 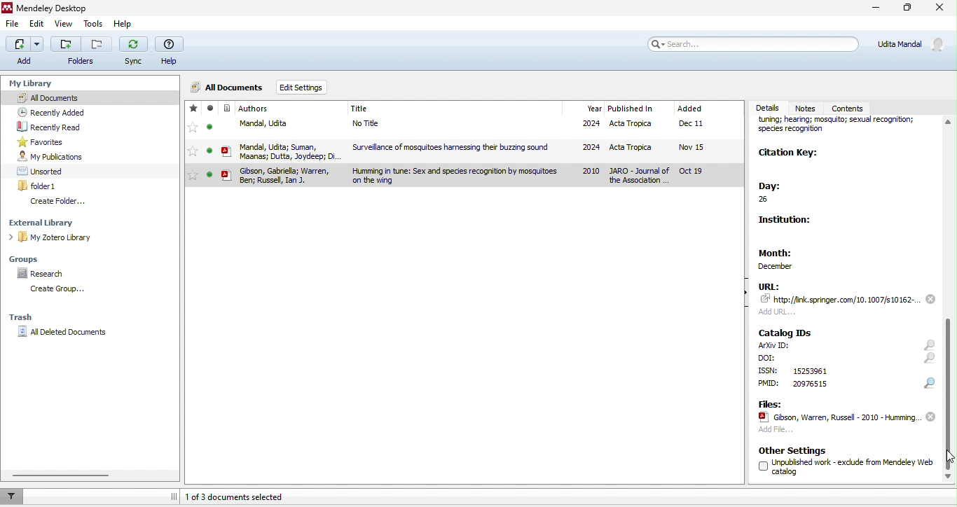 I want to click on file, so click(x=490, y=125).